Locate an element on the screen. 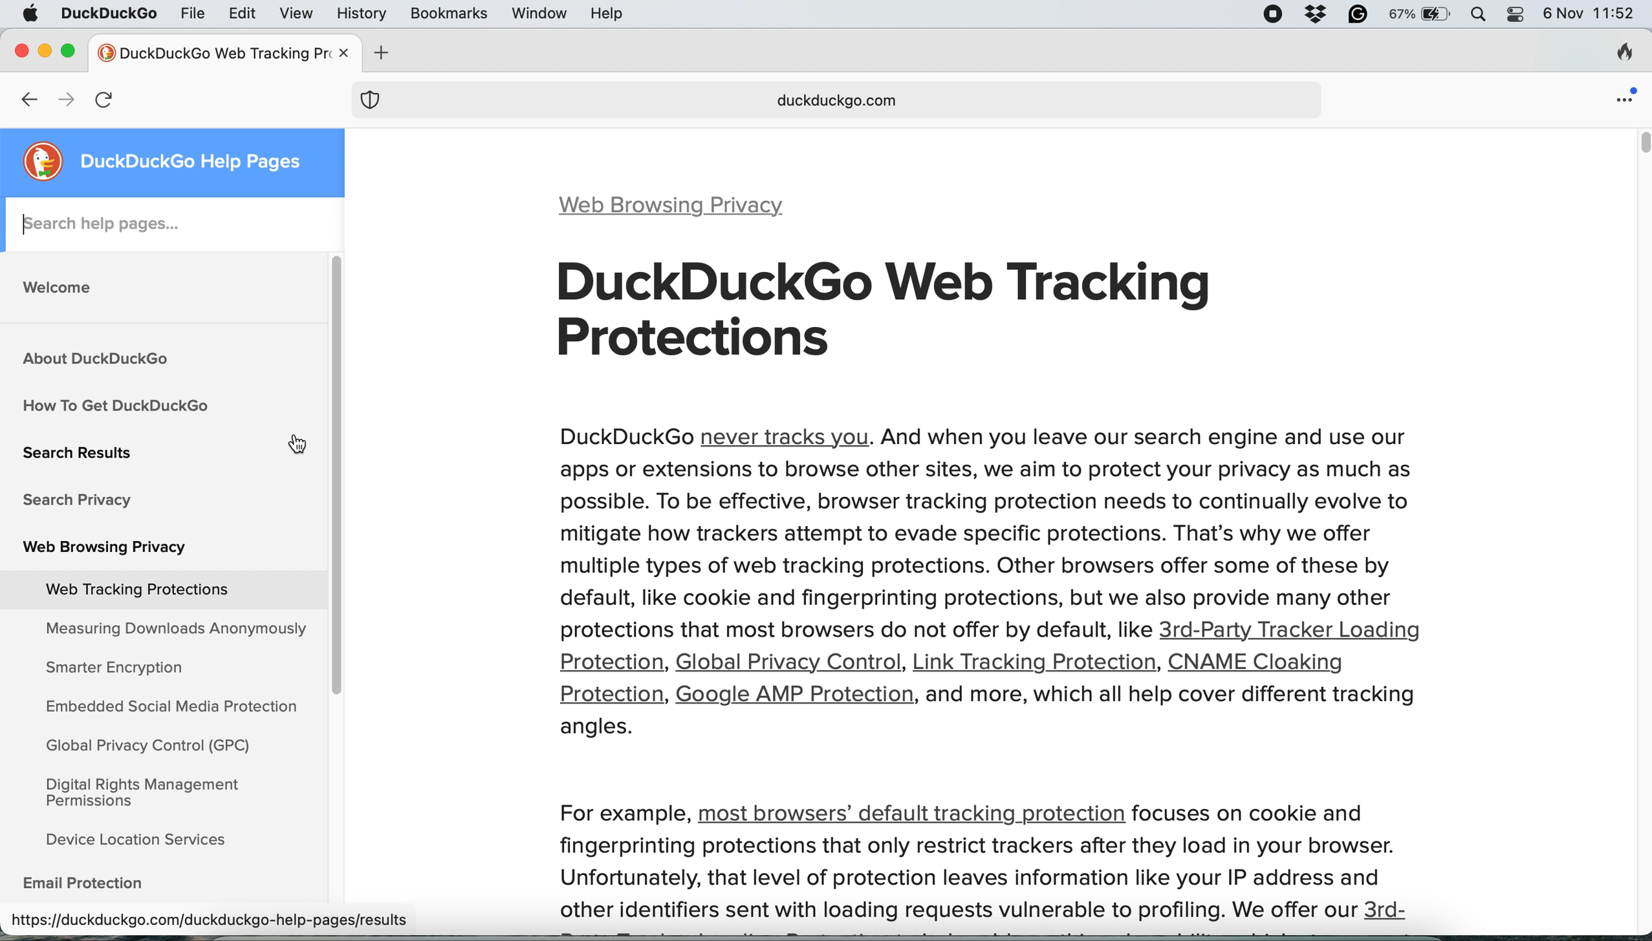  https://duckduckgo.com/duckduckgo-help-pages/results is located at coordinates (213, 922).